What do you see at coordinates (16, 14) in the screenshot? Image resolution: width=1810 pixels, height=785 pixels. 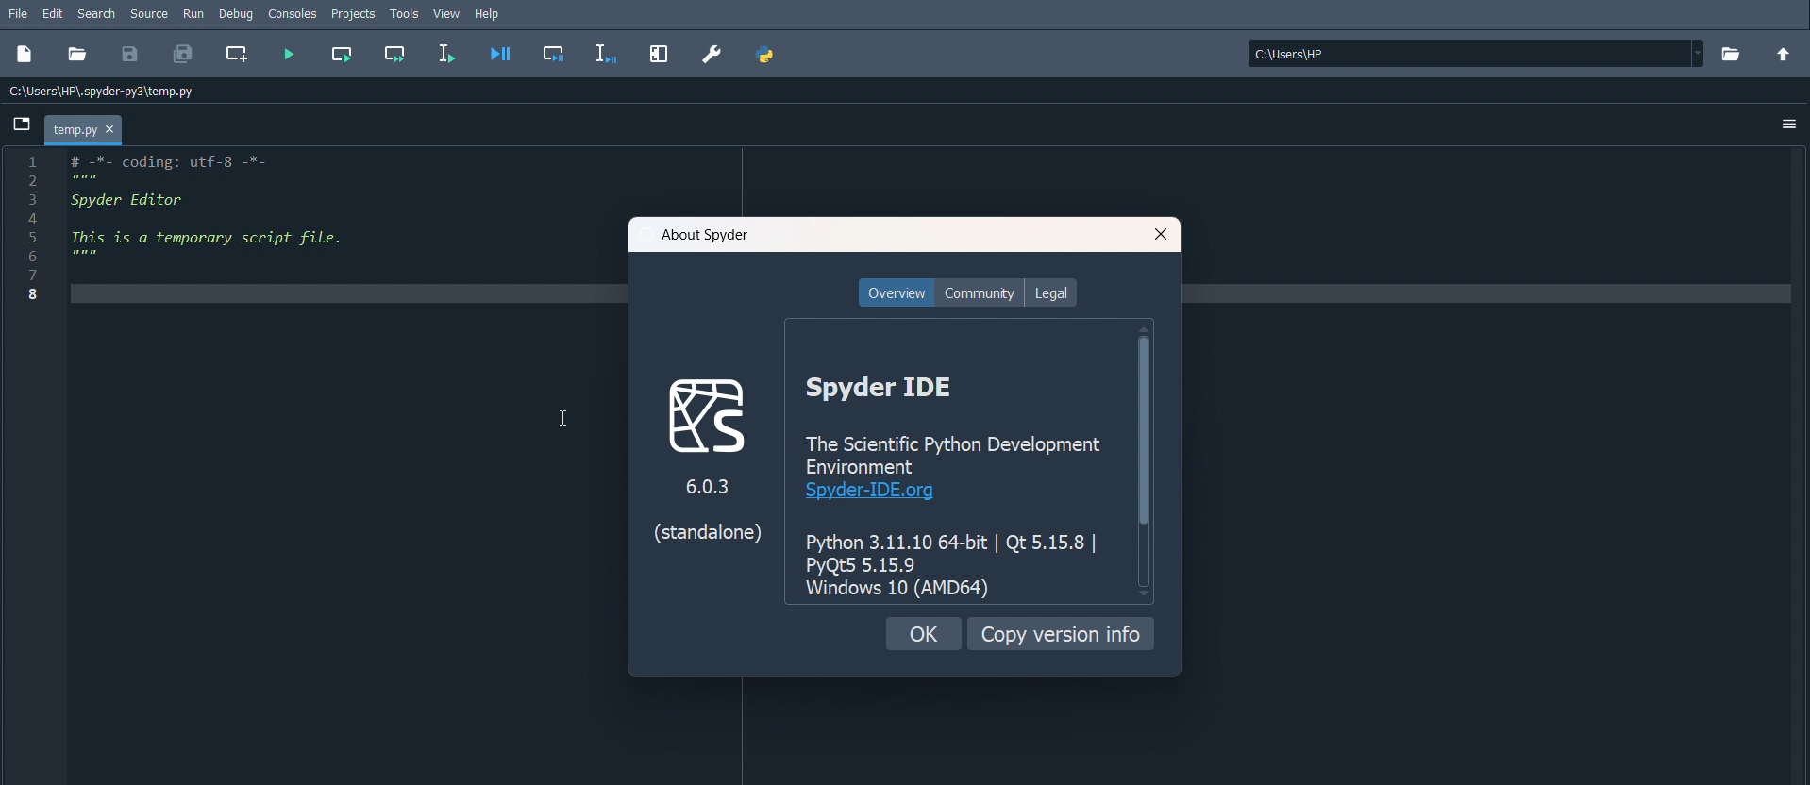 I see `File` at bounding box center [16, 14].